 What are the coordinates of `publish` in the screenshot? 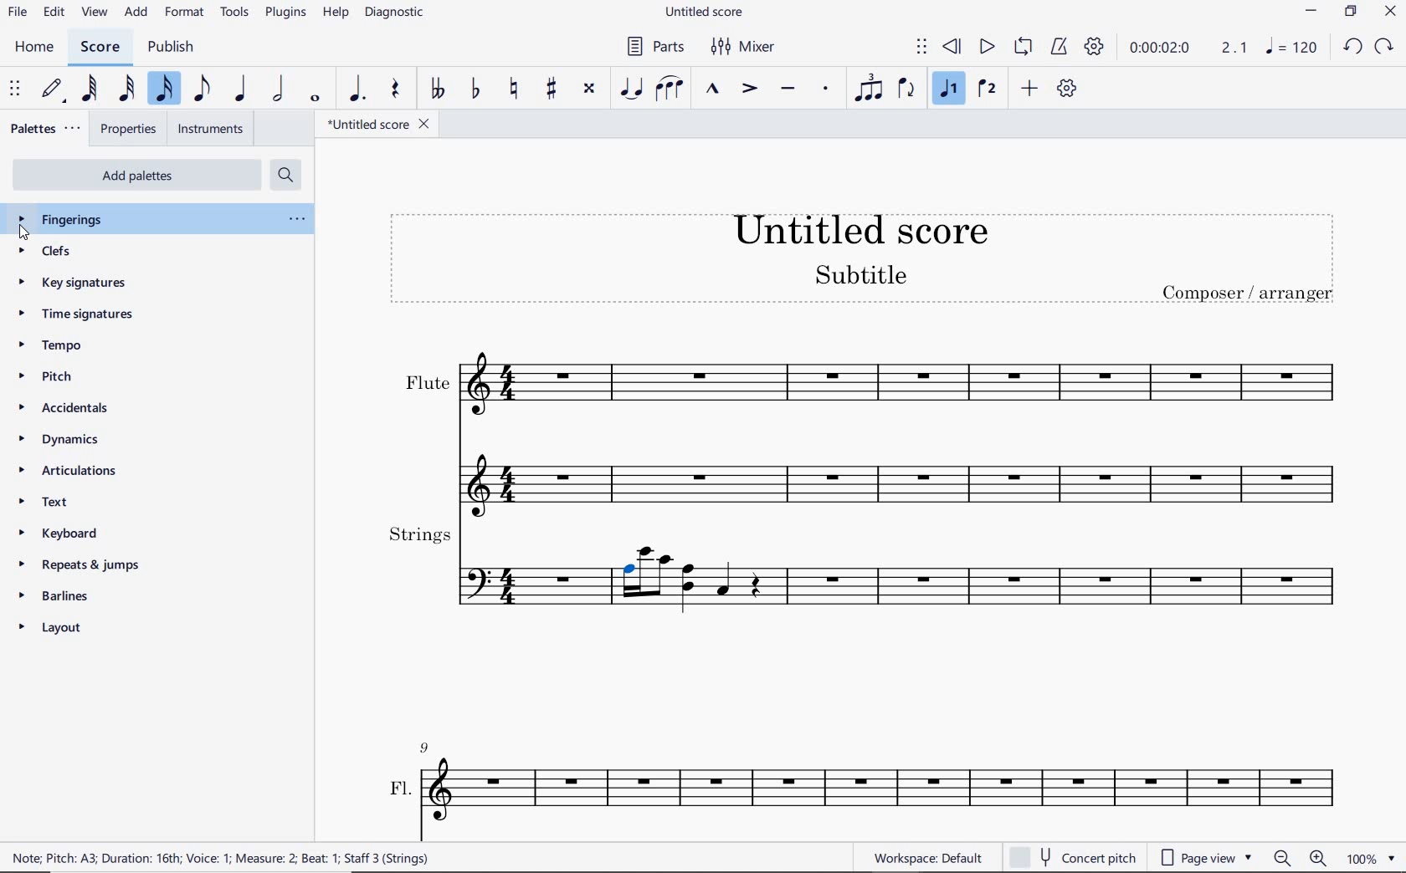 It's located at (177, 47).